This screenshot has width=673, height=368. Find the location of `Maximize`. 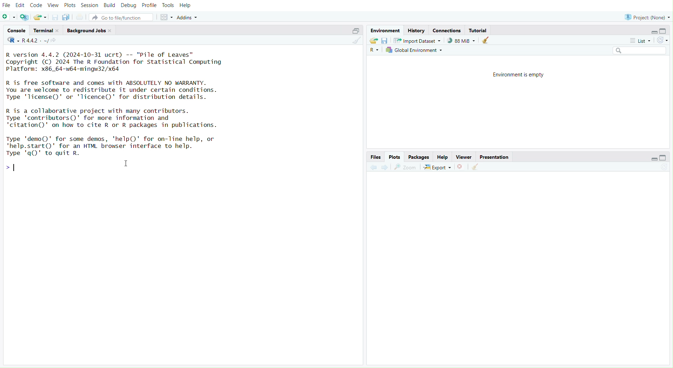

Maximize is located at coordinates (354, 32).